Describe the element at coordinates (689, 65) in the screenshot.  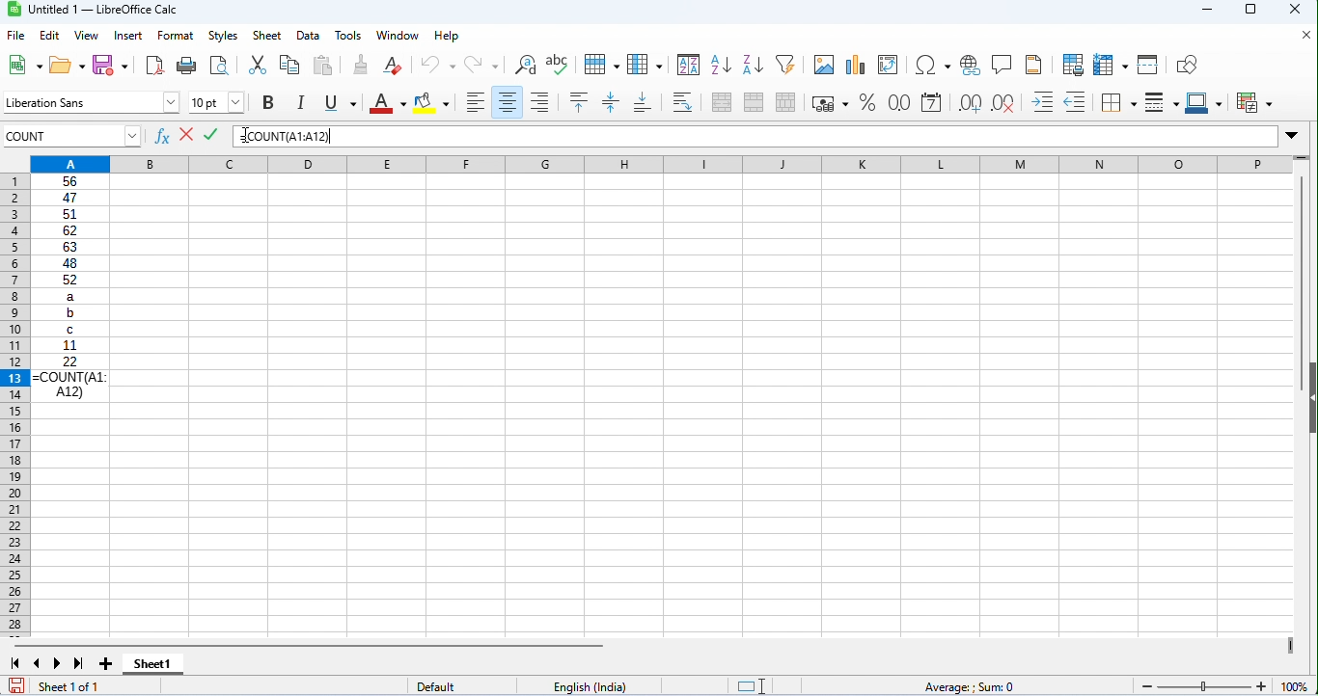
I see `sort` at that location.